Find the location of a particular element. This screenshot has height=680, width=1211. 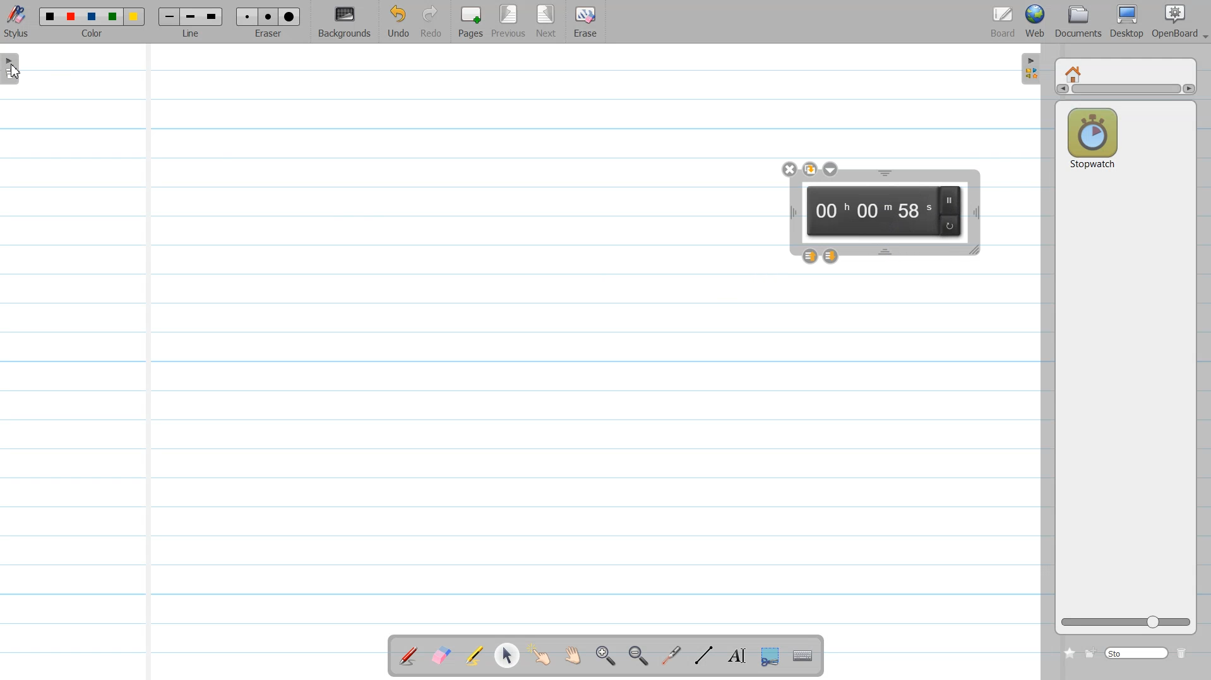

Line is located at coordinates (191, 22).